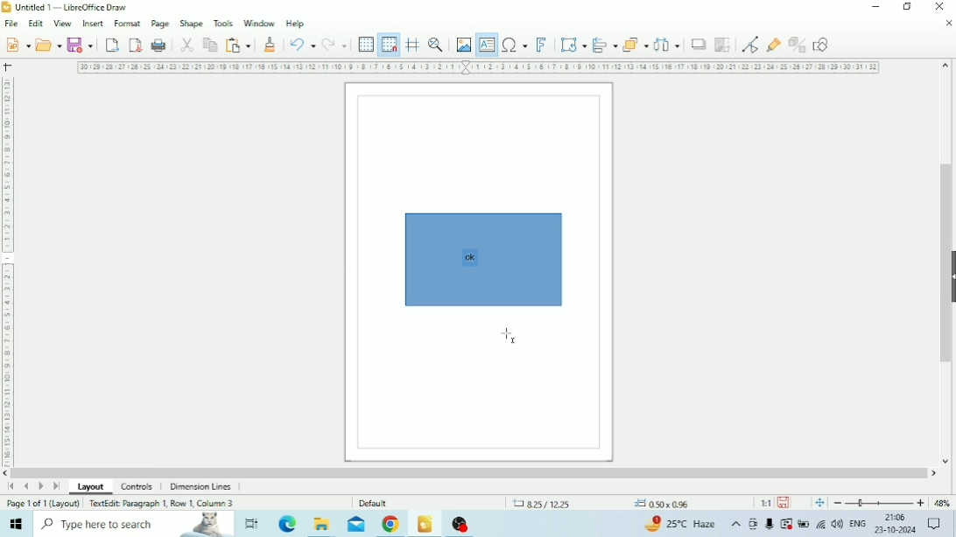 This screenshot has width=956, height=537. What do you see at coordinates (7, 268) in the screenshot?
I see `Vertical scale` at bounding box center [7, 268].